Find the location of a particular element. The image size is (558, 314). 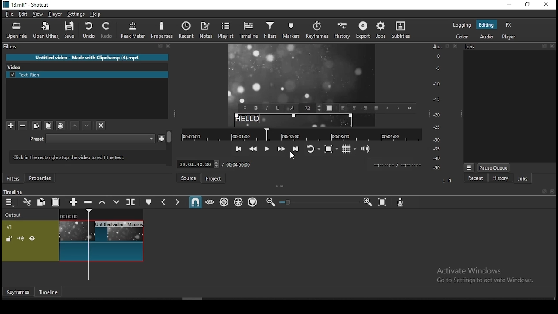

deselect filters is located at coordinates (100, 125).